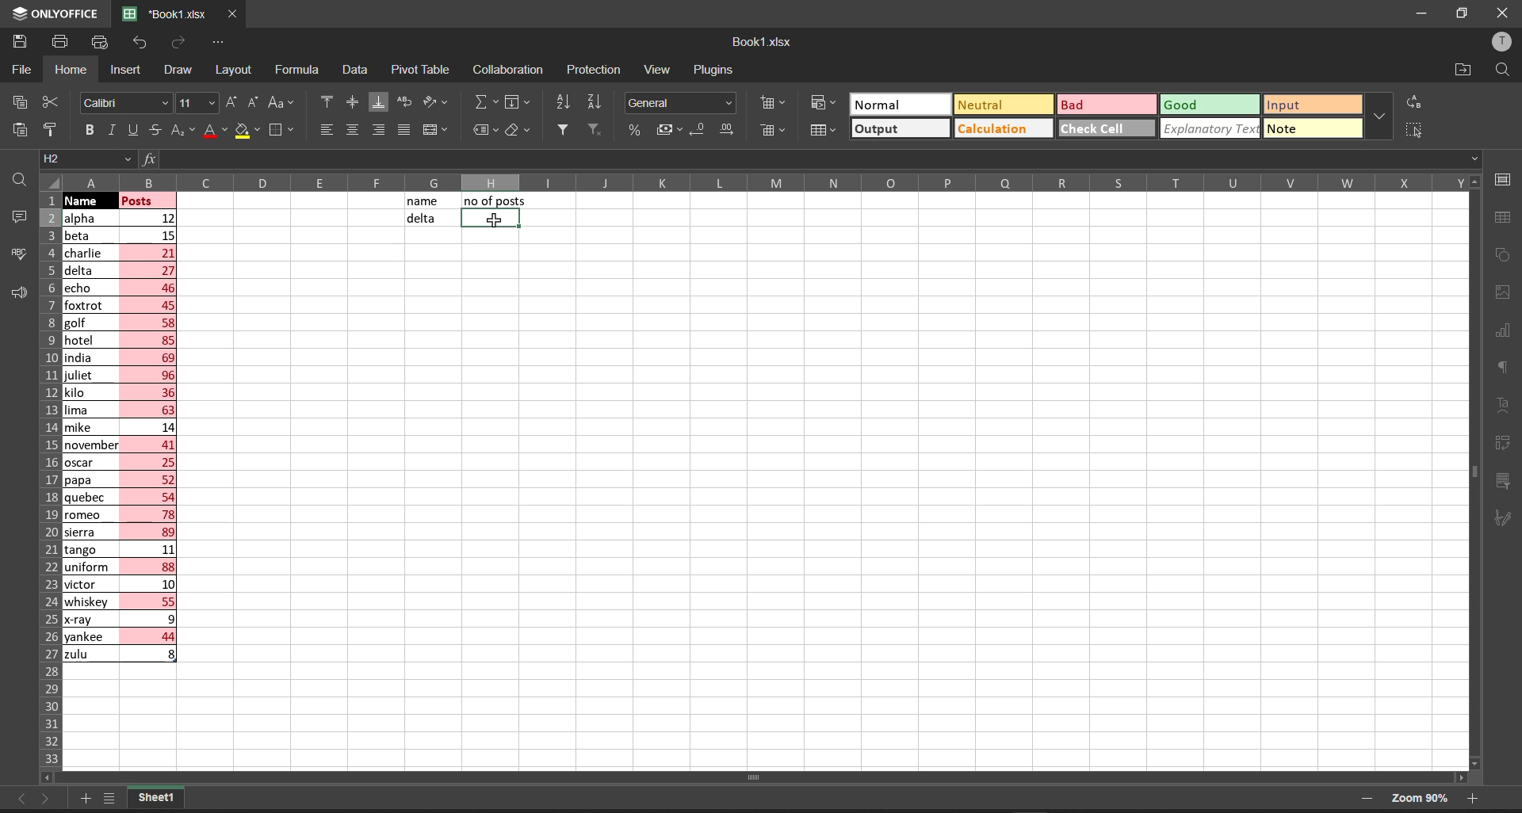 This screenshot has height=813, width=1522. What do you see at coordinates (323, 103) in the screenshot?
I see `align top` at bounding box center [323, 103].